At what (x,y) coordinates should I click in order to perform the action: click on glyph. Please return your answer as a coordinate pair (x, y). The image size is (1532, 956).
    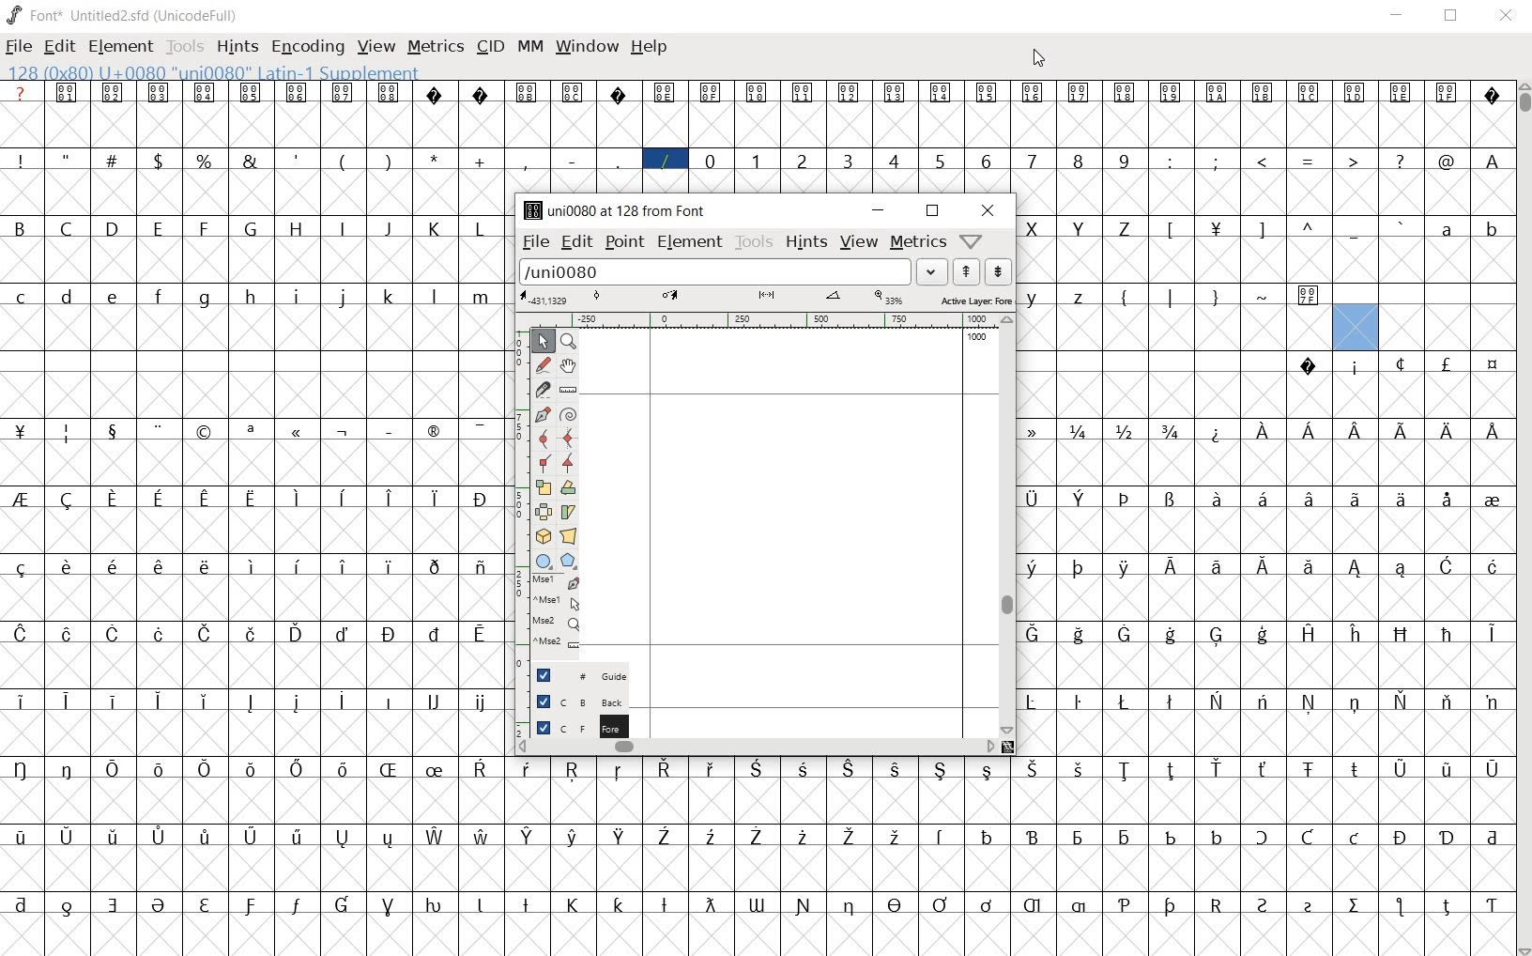
    Looking at the image, I should click on (114, 905).